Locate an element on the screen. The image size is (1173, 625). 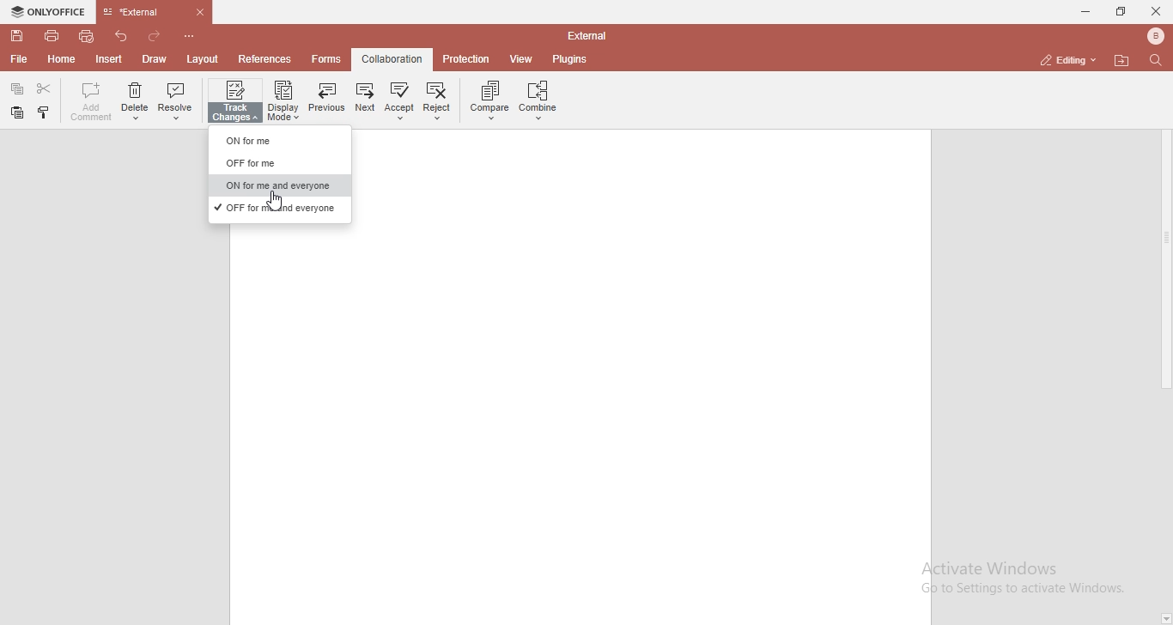
resolve is located at coordinates (176, 104).